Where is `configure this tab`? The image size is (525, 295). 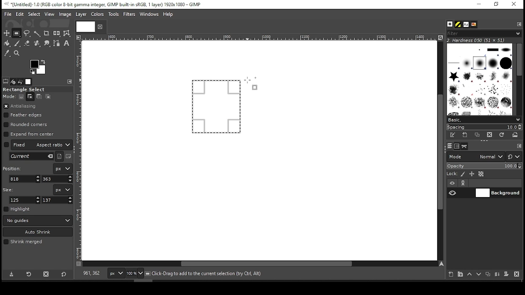 configure this tab is located at coordinates (520, 24).